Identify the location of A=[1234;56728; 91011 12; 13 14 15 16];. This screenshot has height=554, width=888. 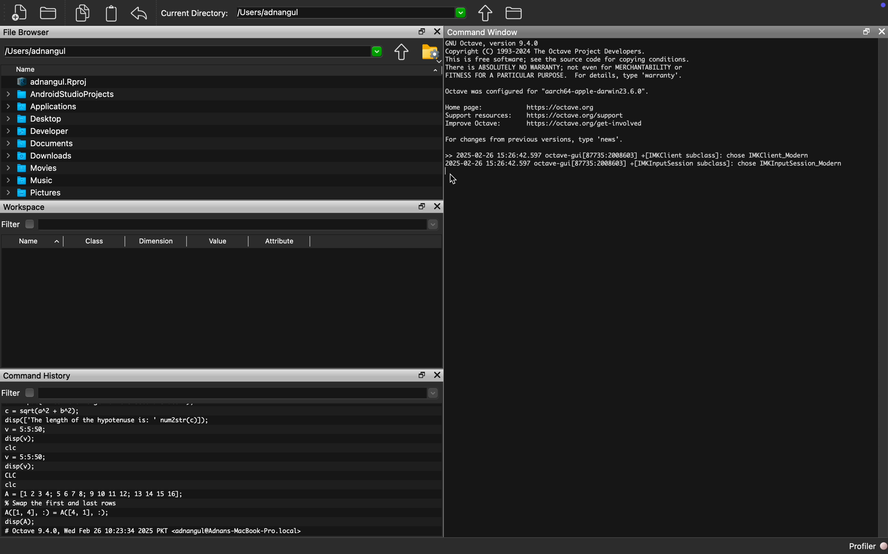
(97, 495).